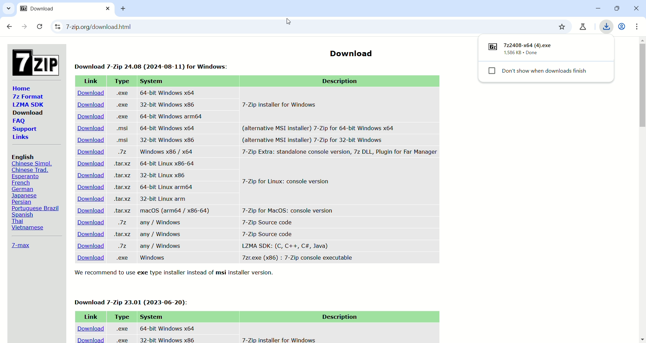 This screenshot has height=343, width=646. What do you see at coordinates (25, 28) in the screenshot?
I see `go forward` at bounding box center [25, 28].